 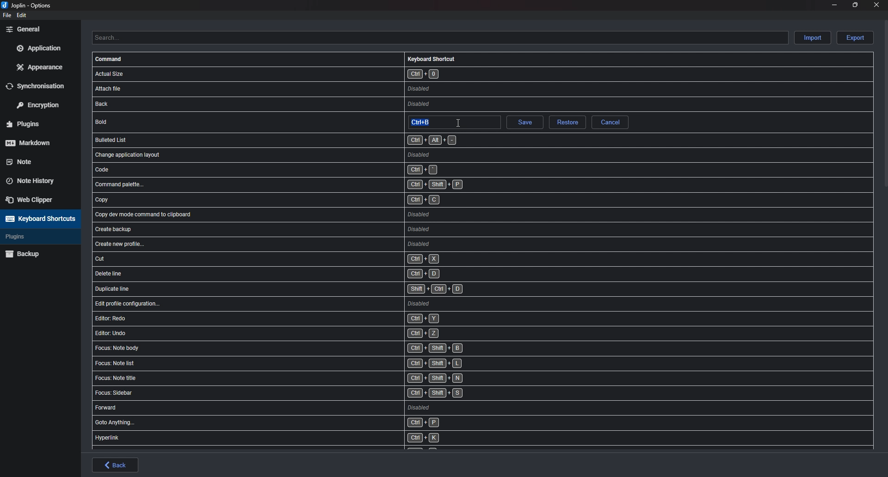 What do you see at coordinates (36, 142) in the screenshot?
I see `mark down` at bounding box center [36, 142].